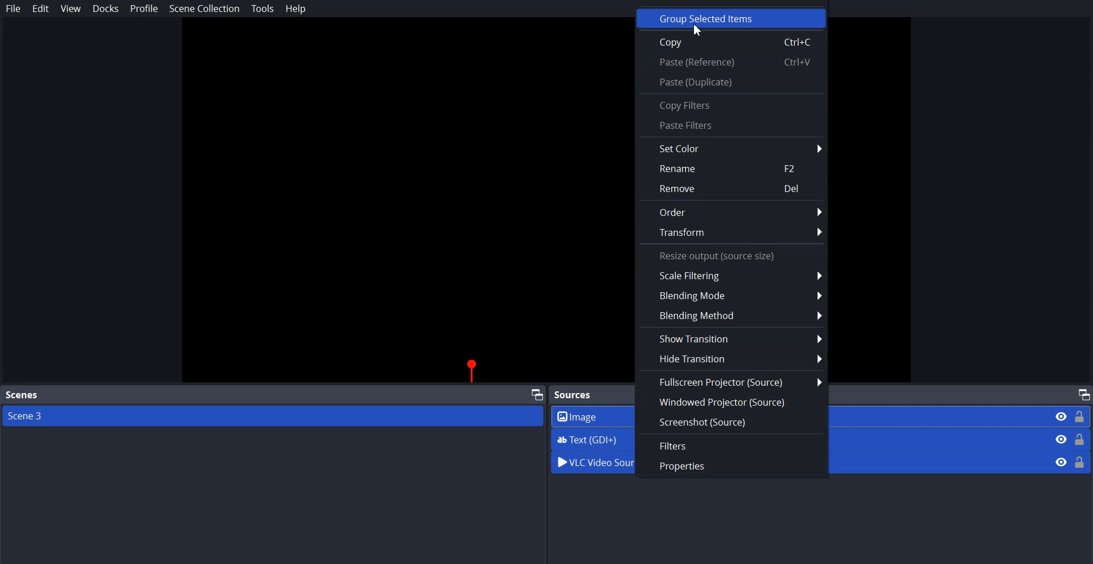 The height and width of the screenshot is (564, 1093). Describe the element at coordinates (732, 296) in the screenshot. I see `Blending Mode` at that location.